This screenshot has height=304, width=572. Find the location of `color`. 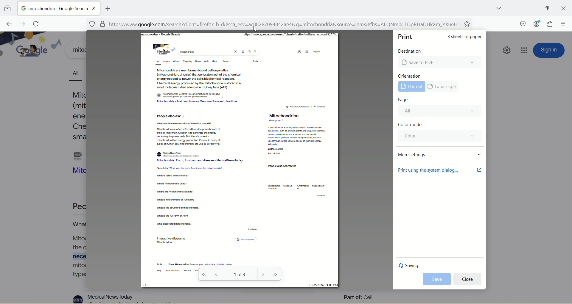

color is located at coordinates (439, 136).